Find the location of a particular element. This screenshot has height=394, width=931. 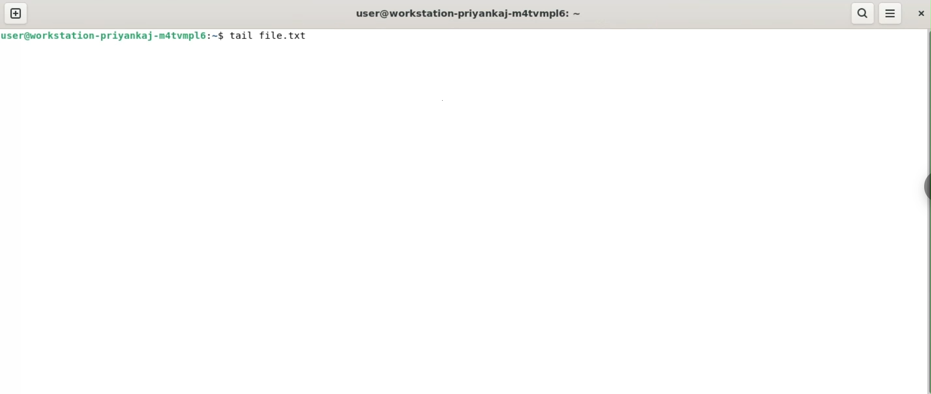

search is located at coordinates (863, 13).